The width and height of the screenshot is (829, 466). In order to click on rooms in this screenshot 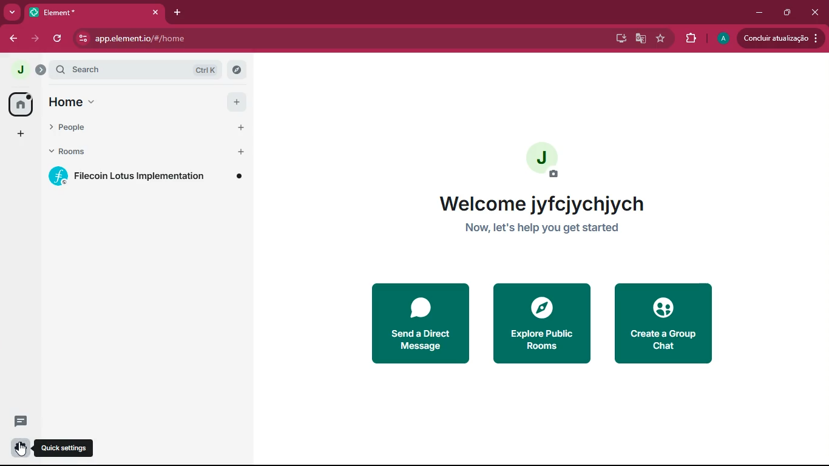, I will do `click(112, 151)`.